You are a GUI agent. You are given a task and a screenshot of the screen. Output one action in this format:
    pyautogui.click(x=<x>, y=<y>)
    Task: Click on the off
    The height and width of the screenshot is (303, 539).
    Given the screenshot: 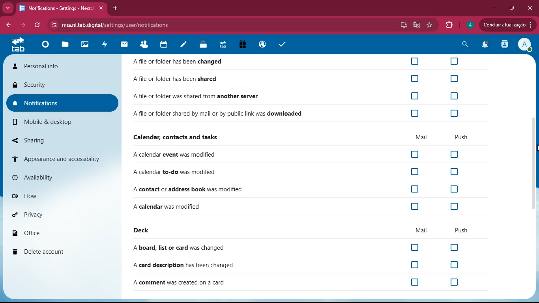 What is the action you would take?
    pyautogui.click(x=415, y=247)
    